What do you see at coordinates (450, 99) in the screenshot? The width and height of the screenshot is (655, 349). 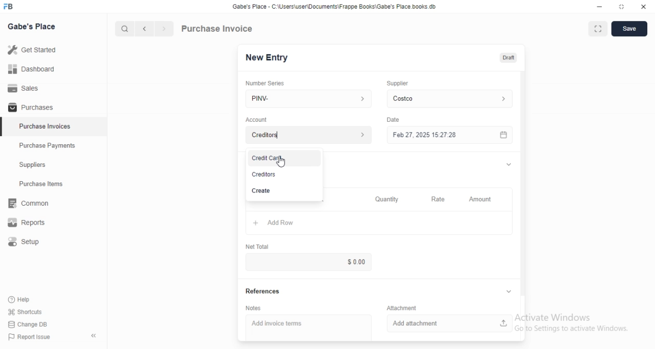 I see `Costco` at bounding box center [450, 99].